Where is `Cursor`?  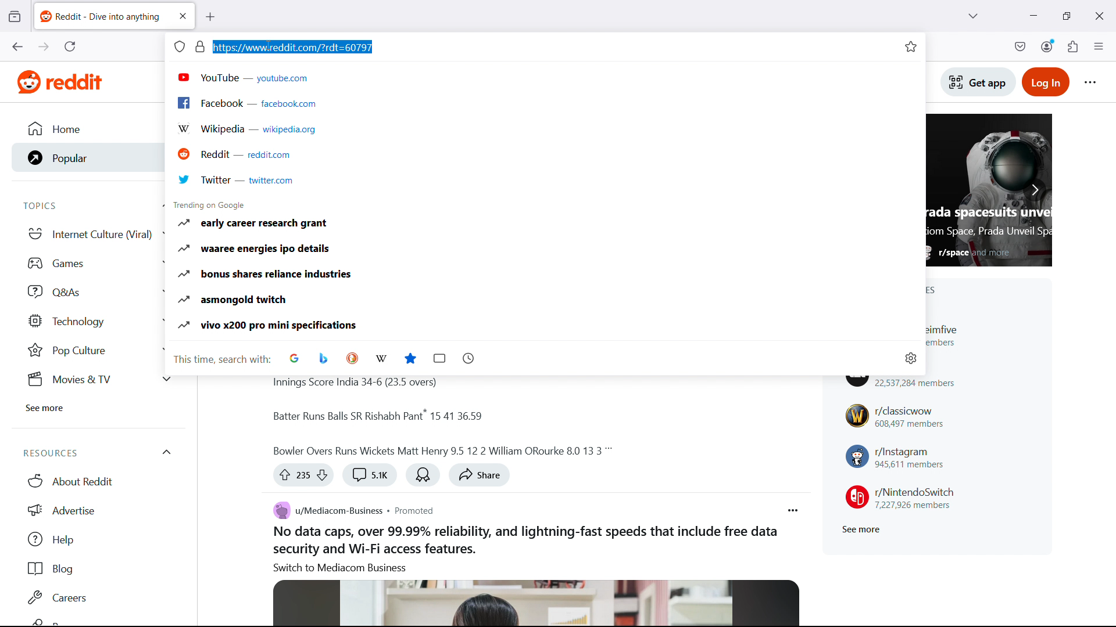 Cursor is located at coordinates (270, 45).